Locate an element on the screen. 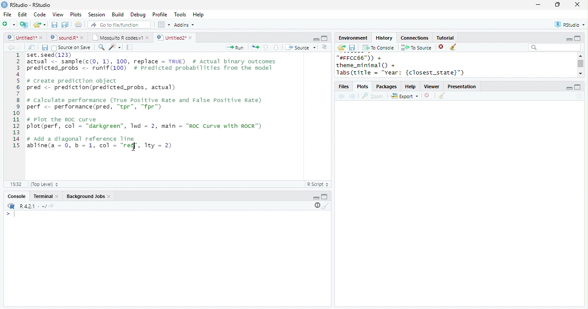 This screenshot has height=309, width=588. refresh is located at coordinates (579, 96).